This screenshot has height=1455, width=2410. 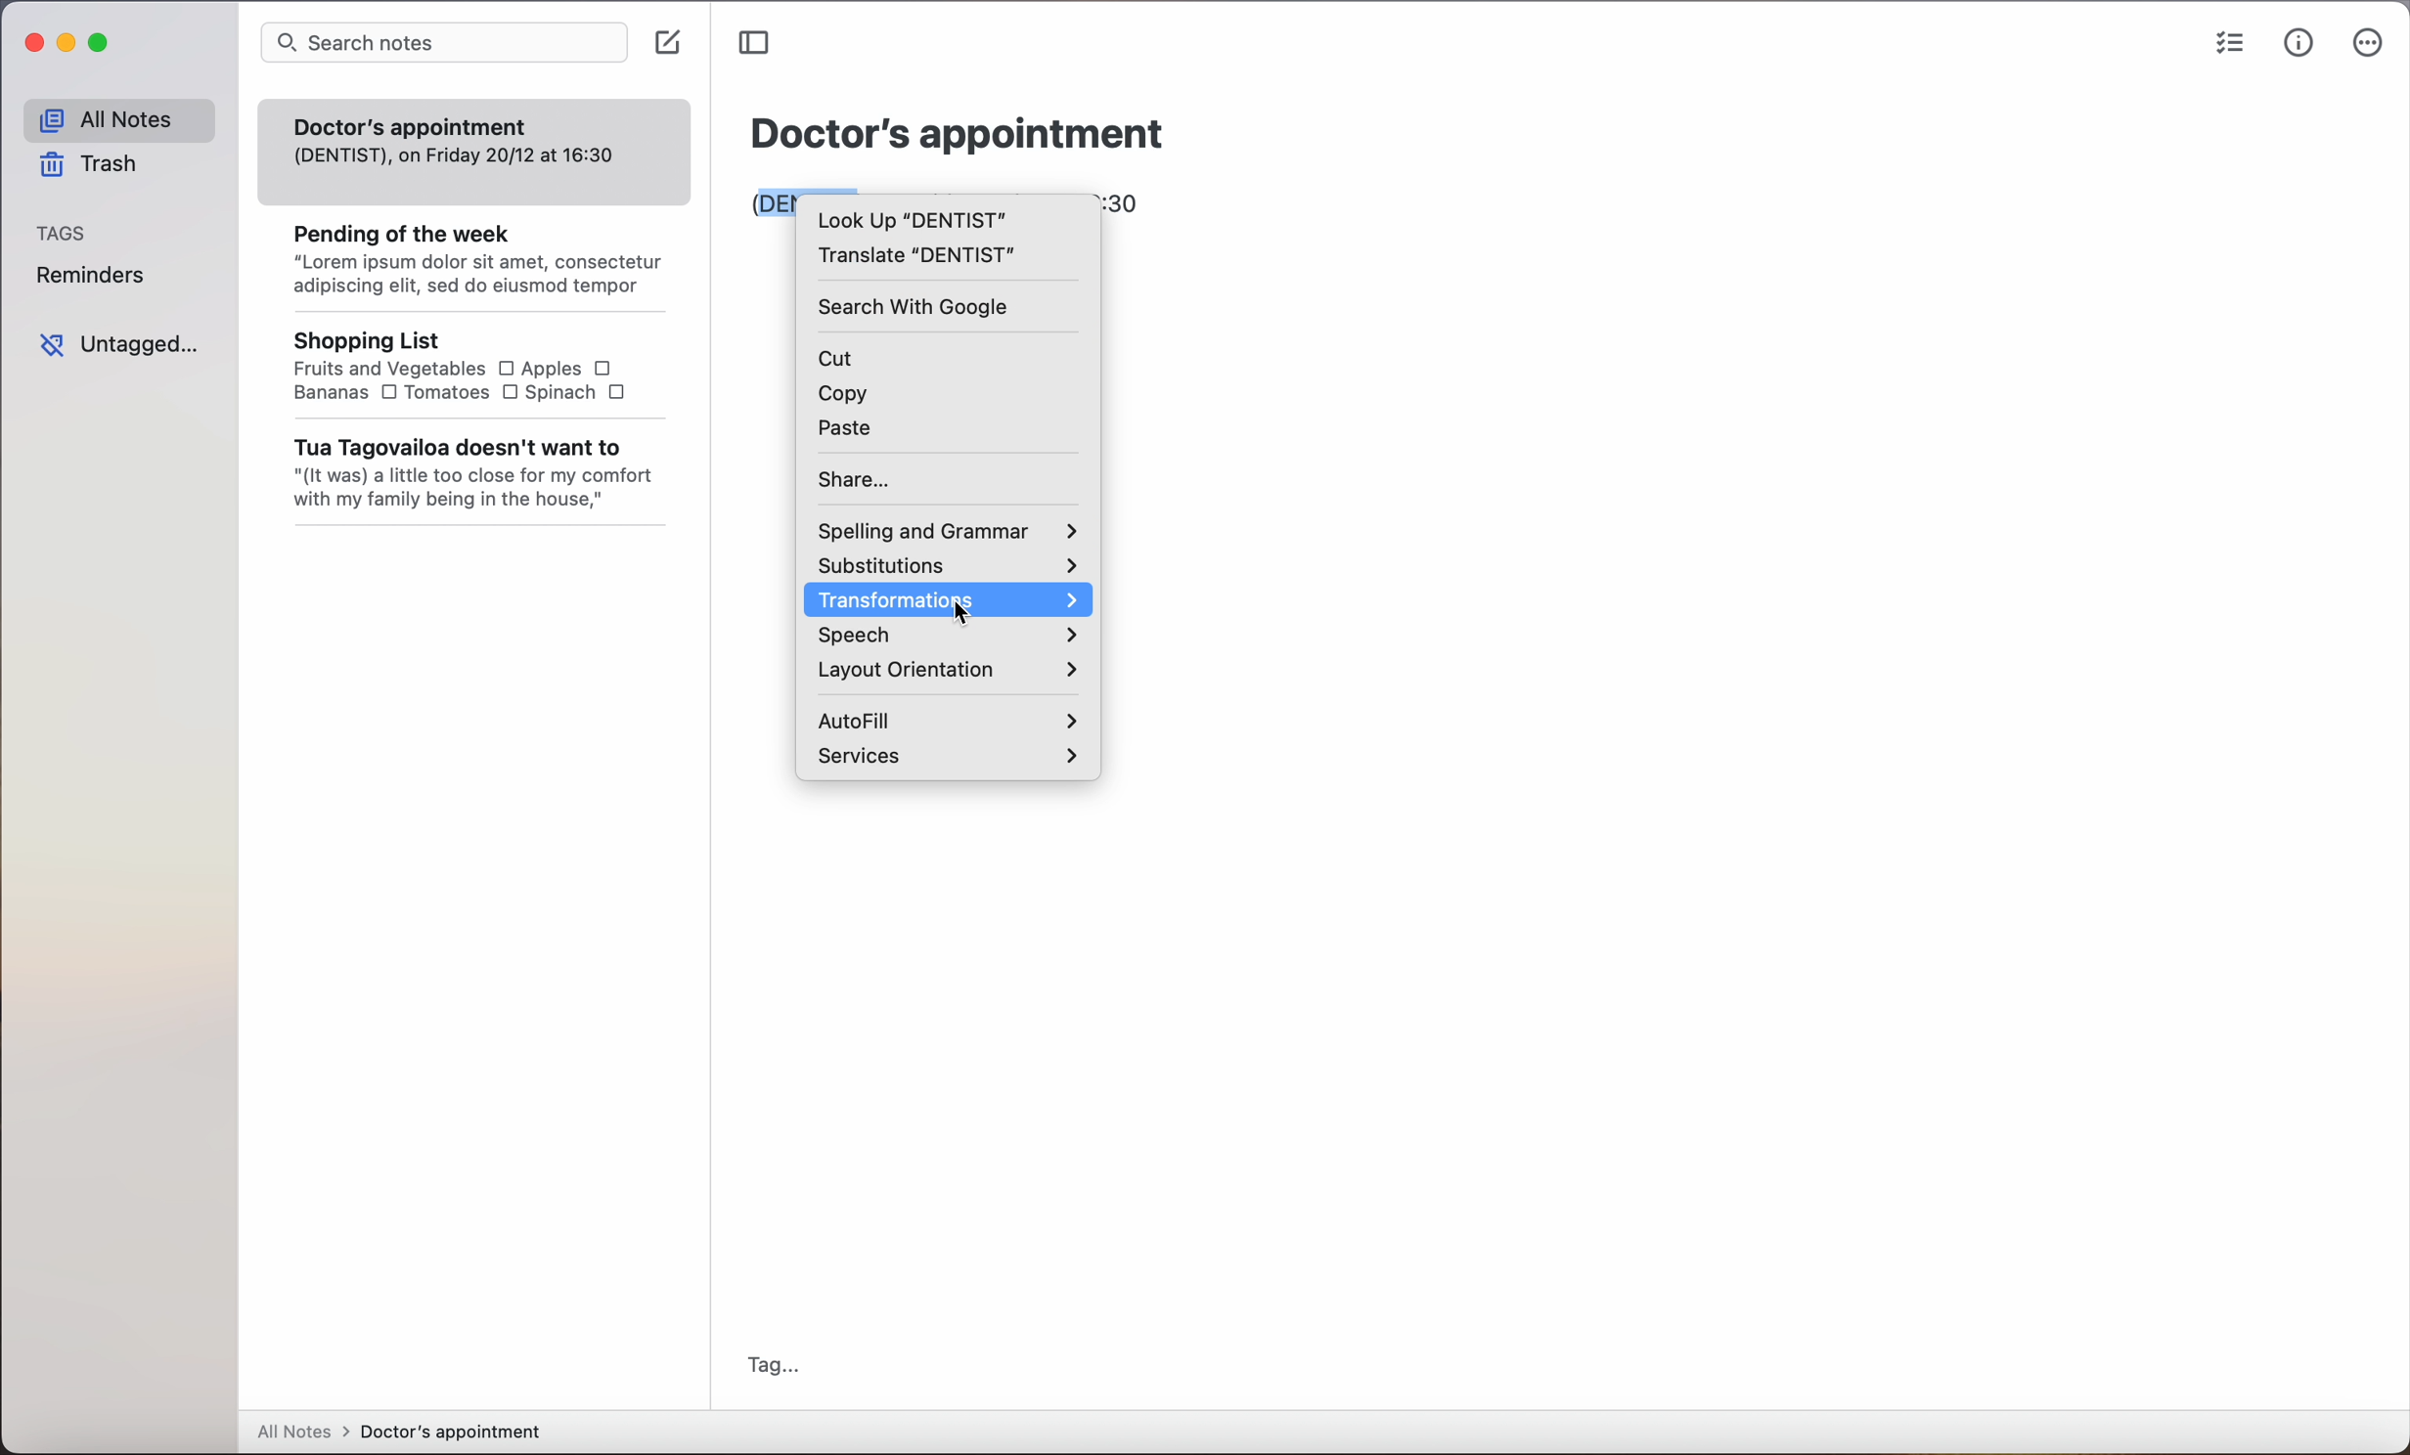 I want to click on checklist, so click(x=2232, y=40).